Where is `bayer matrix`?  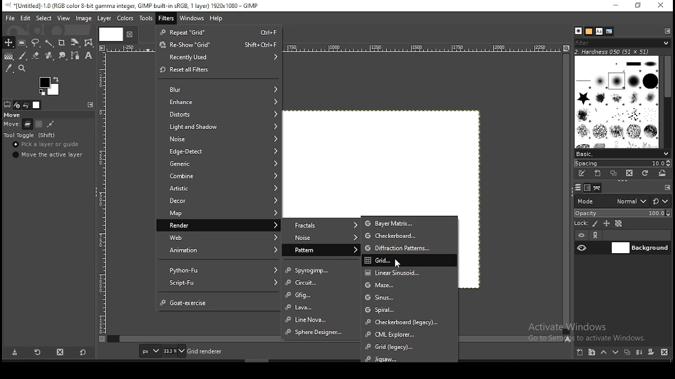
bayer matrix is located at coordinates (409, 223).